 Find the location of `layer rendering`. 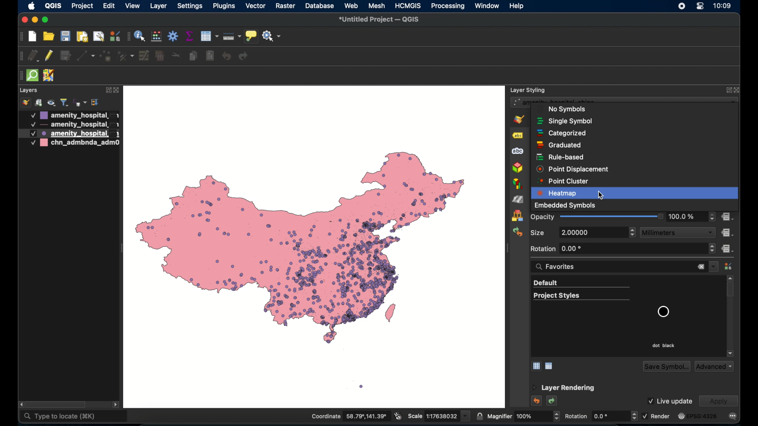

layer rendering is located at coordinates (563, 388).